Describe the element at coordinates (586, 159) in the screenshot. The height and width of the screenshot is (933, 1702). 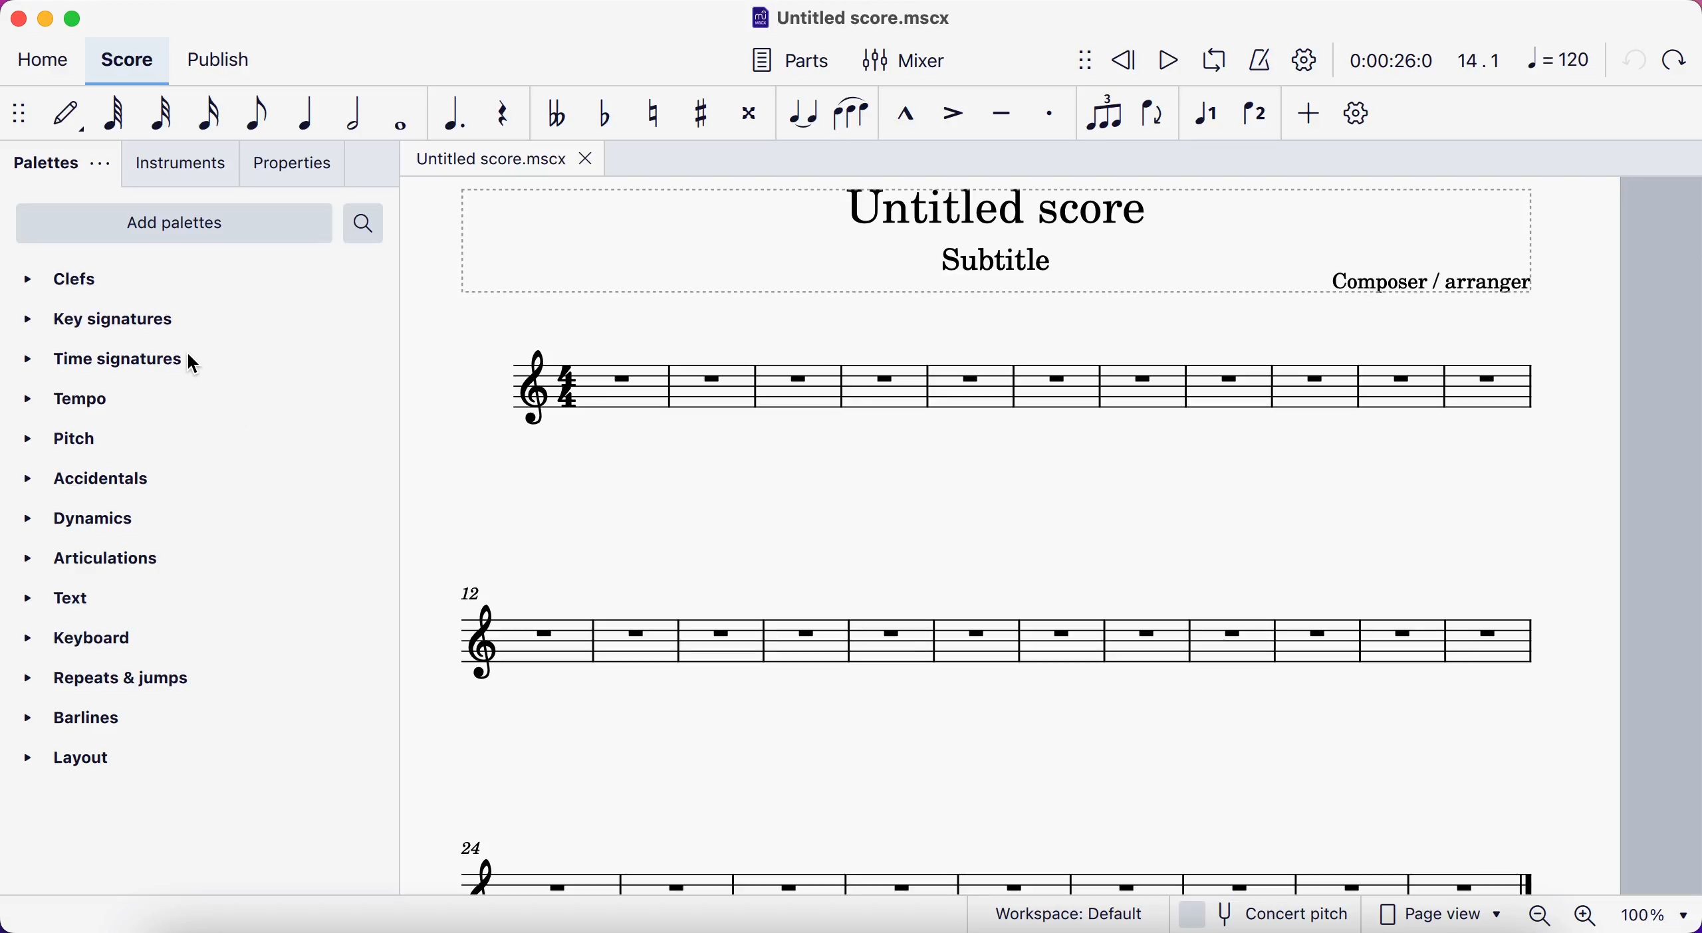
I see `close tab` at that location.